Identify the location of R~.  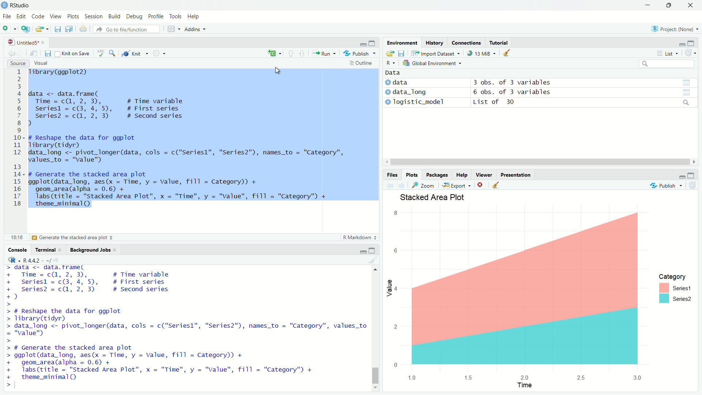
(389, 64).